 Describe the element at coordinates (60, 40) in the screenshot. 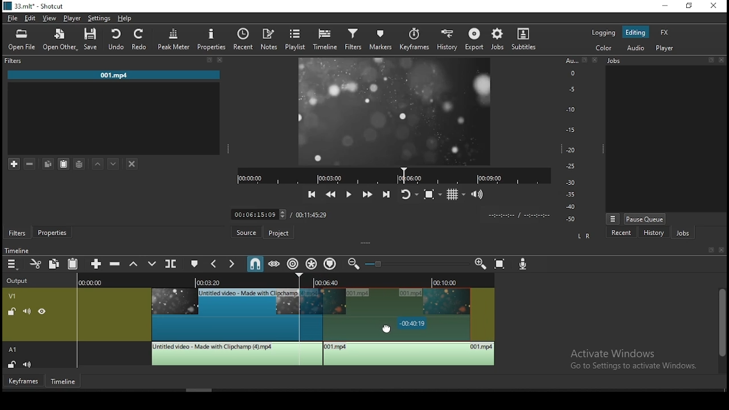

I see `open other` at that location.